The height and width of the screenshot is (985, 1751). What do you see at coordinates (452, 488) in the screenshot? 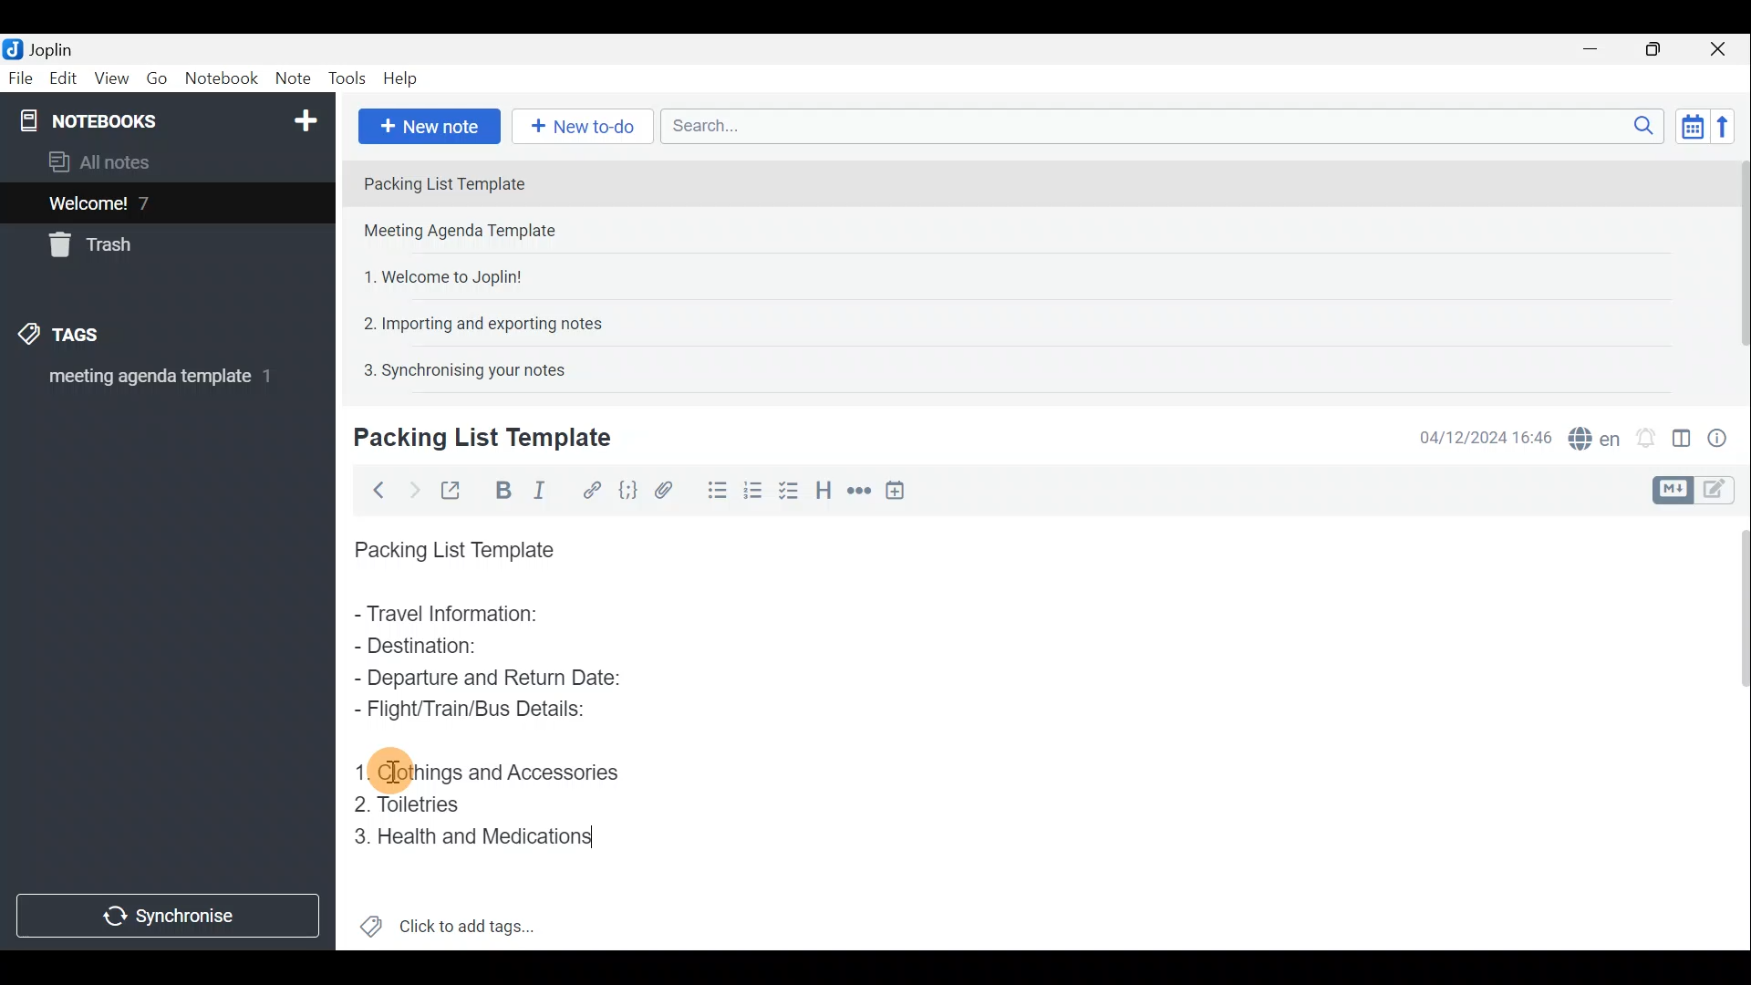
I see `Toggle external editing` at bounding box center [452, 488].